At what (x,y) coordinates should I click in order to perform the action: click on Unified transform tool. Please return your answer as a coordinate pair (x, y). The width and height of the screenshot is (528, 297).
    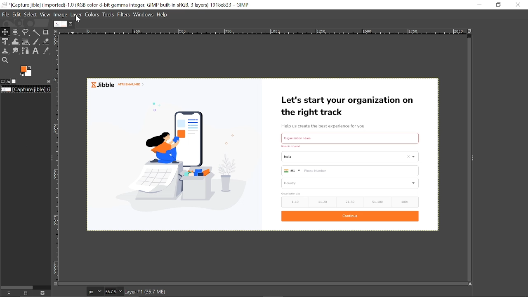
    Looking at the image, I should click on (5, 42).